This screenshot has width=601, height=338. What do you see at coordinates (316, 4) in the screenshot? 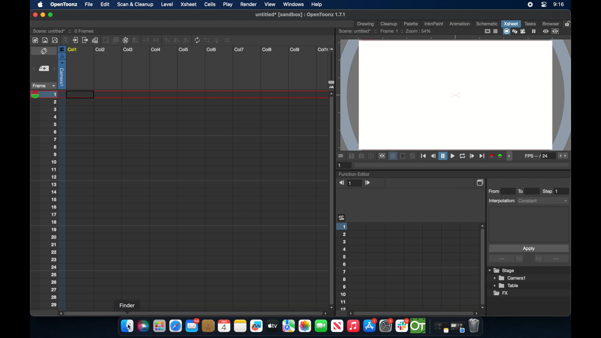
I see `help` at bounding box center [316, 4].